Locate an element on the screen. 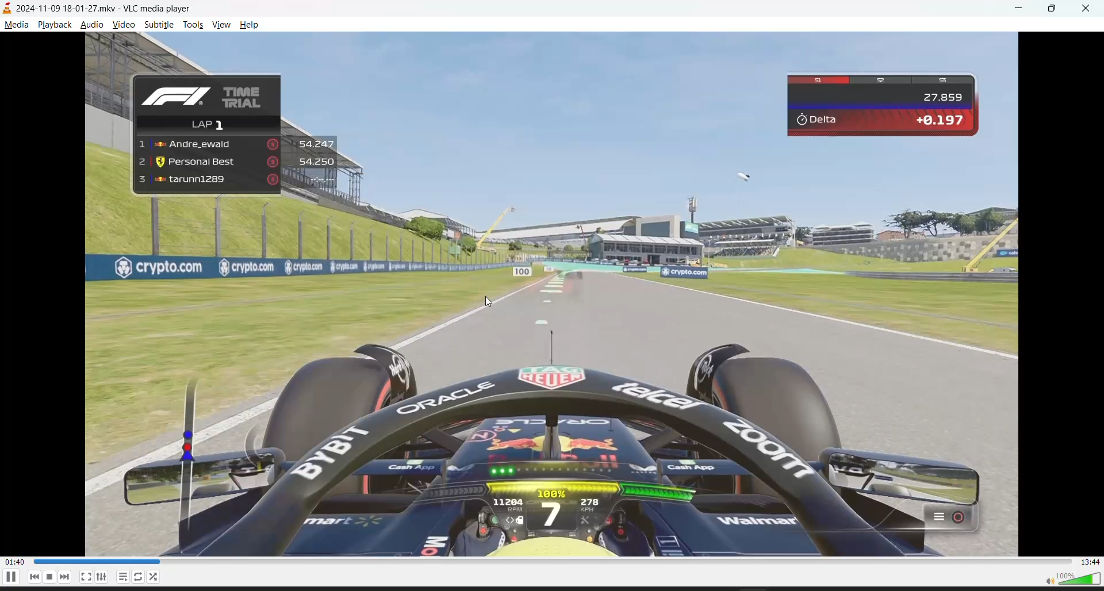 This screenshot has height=591, width=1104. pause is located at coordinates (11, 580).